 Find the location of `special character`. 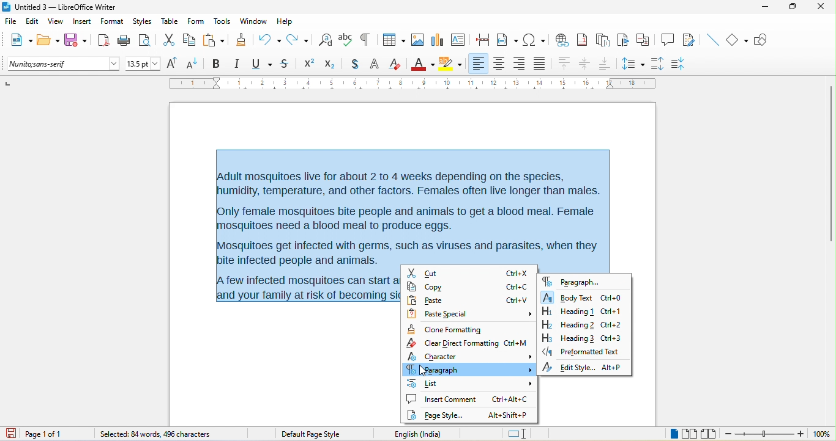

special character is located at coordinates (534, 39).